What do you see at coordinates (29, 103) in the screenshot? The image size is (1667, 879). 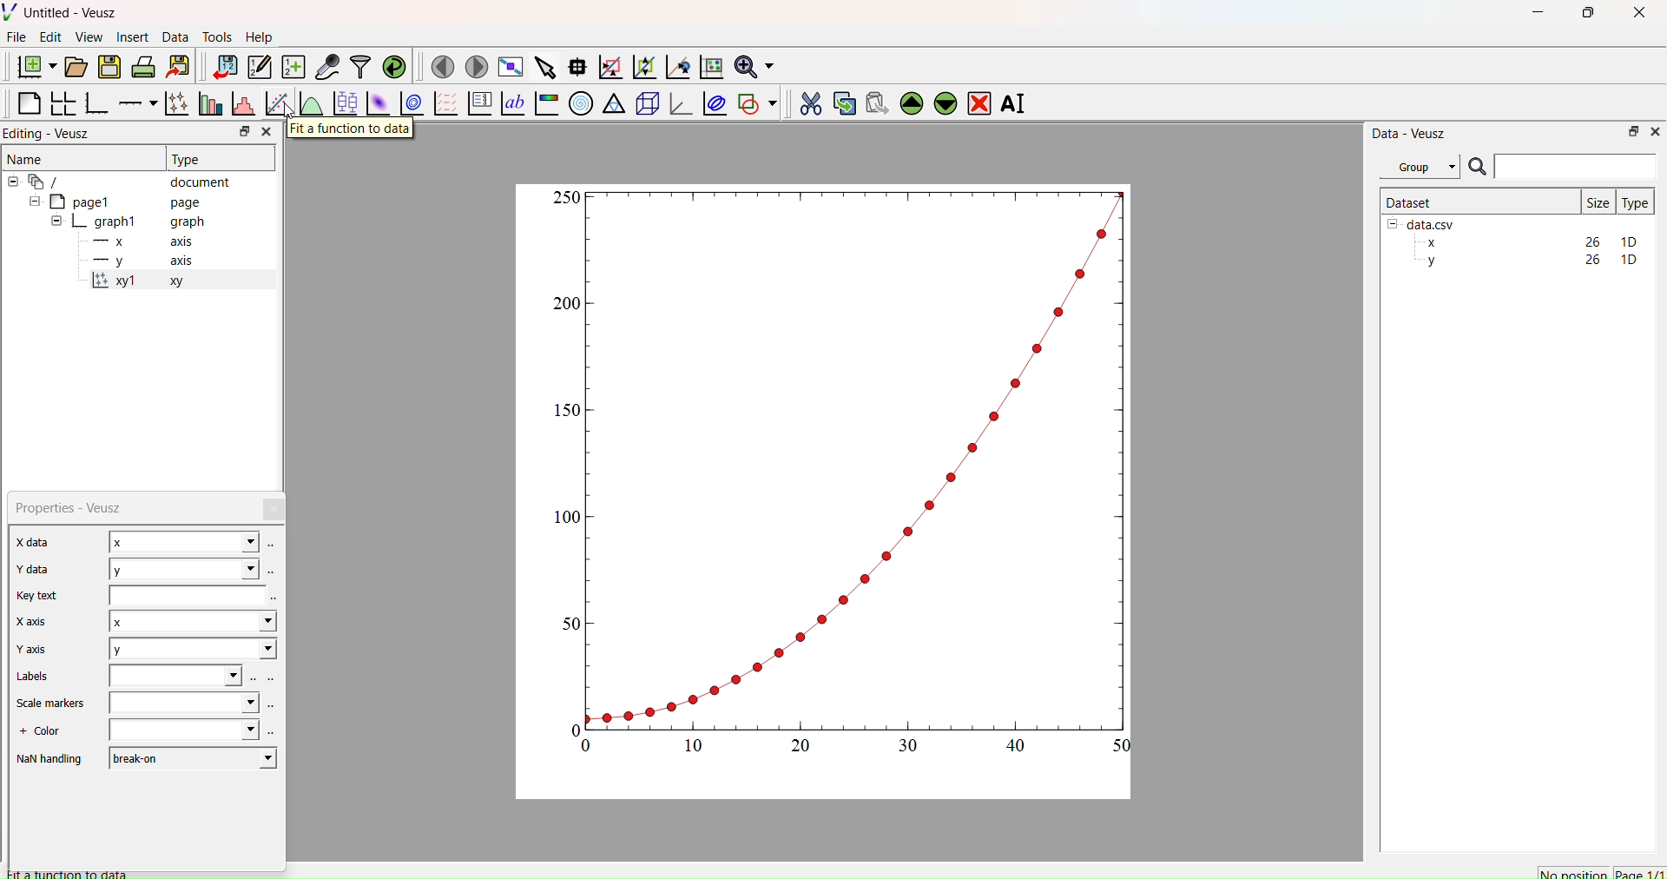 I see `Blank Page` at bounding box center [29, 103].